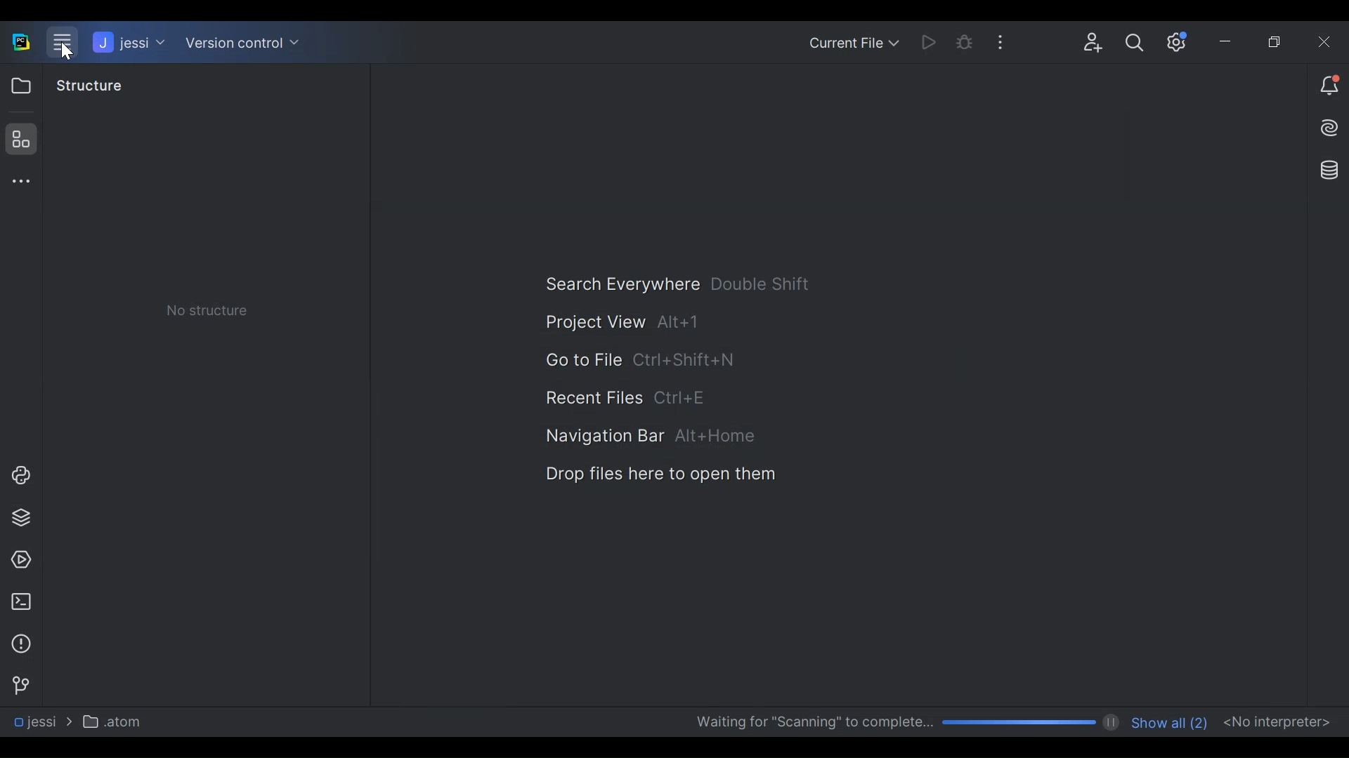 This screenshot has height=758, width=1349. Describe the element at coordinates (1326, 168) in the screenshot. I see `Database` at that location.